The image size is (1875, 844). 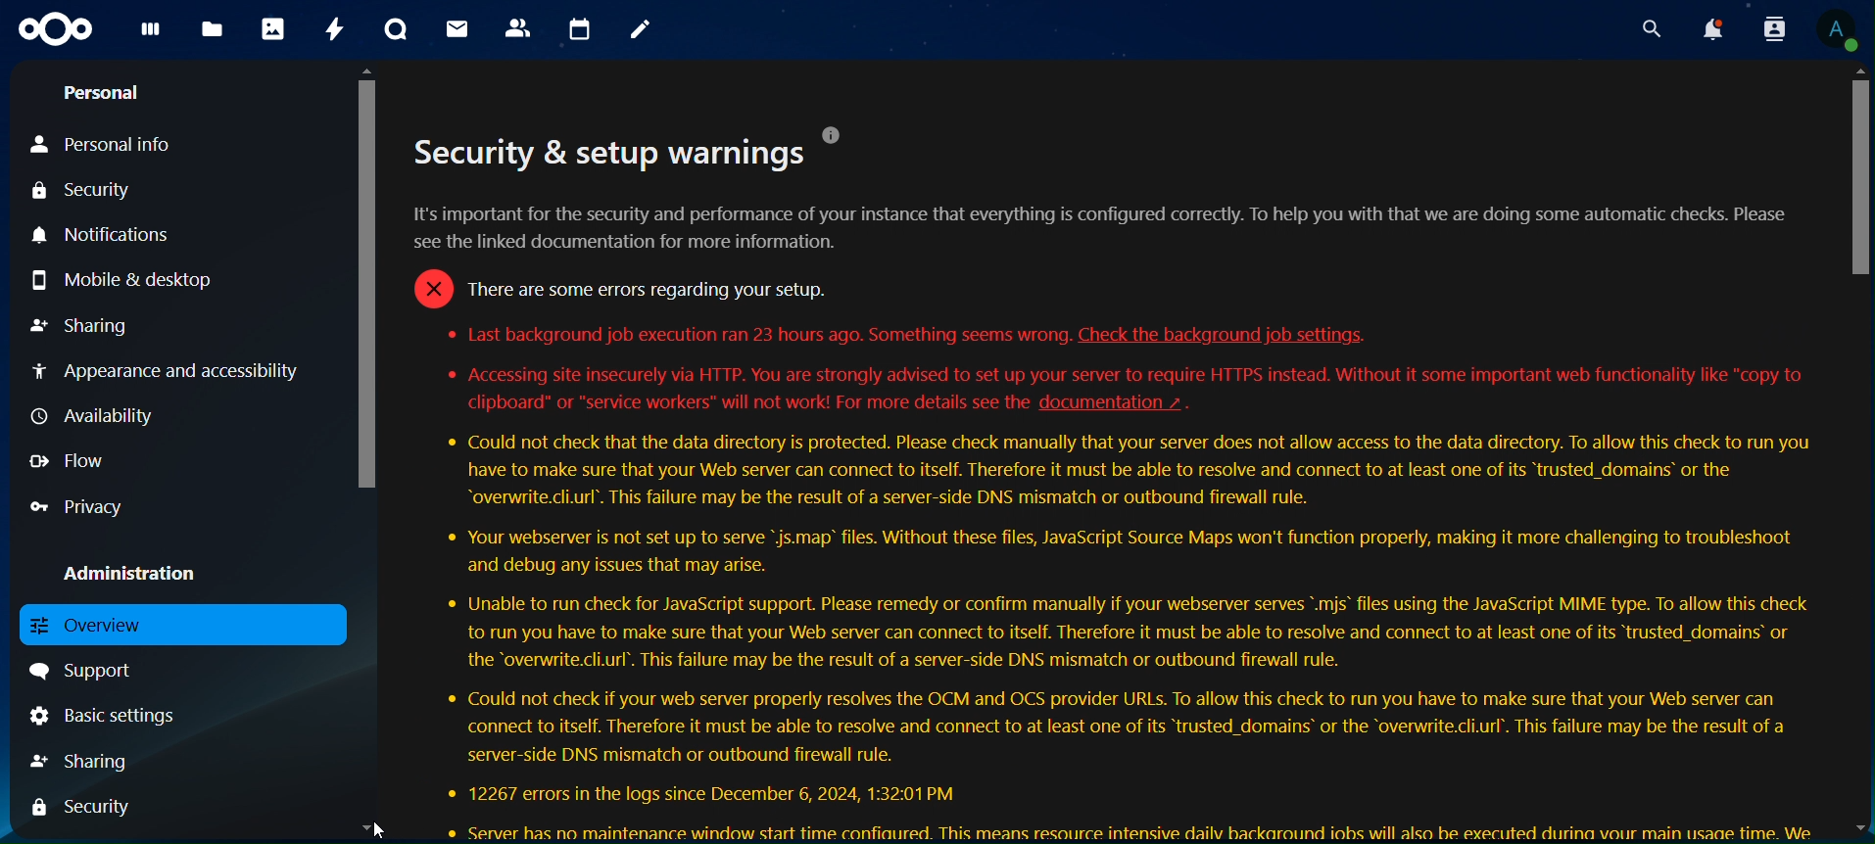 What do you see at coordinates (910, 335) in the screenshot?
I see `« Last background job execution ran 23 hours ago. Something seems wrong. Check the background job settings.` at bounding box center [910, 335].